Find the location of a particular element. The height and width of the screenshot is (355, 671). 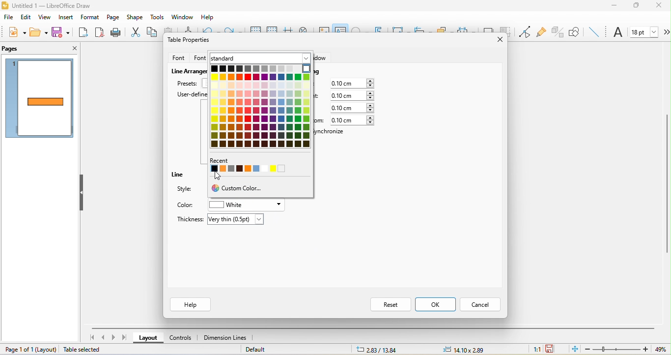

copy is located at coordinates (154, 32).